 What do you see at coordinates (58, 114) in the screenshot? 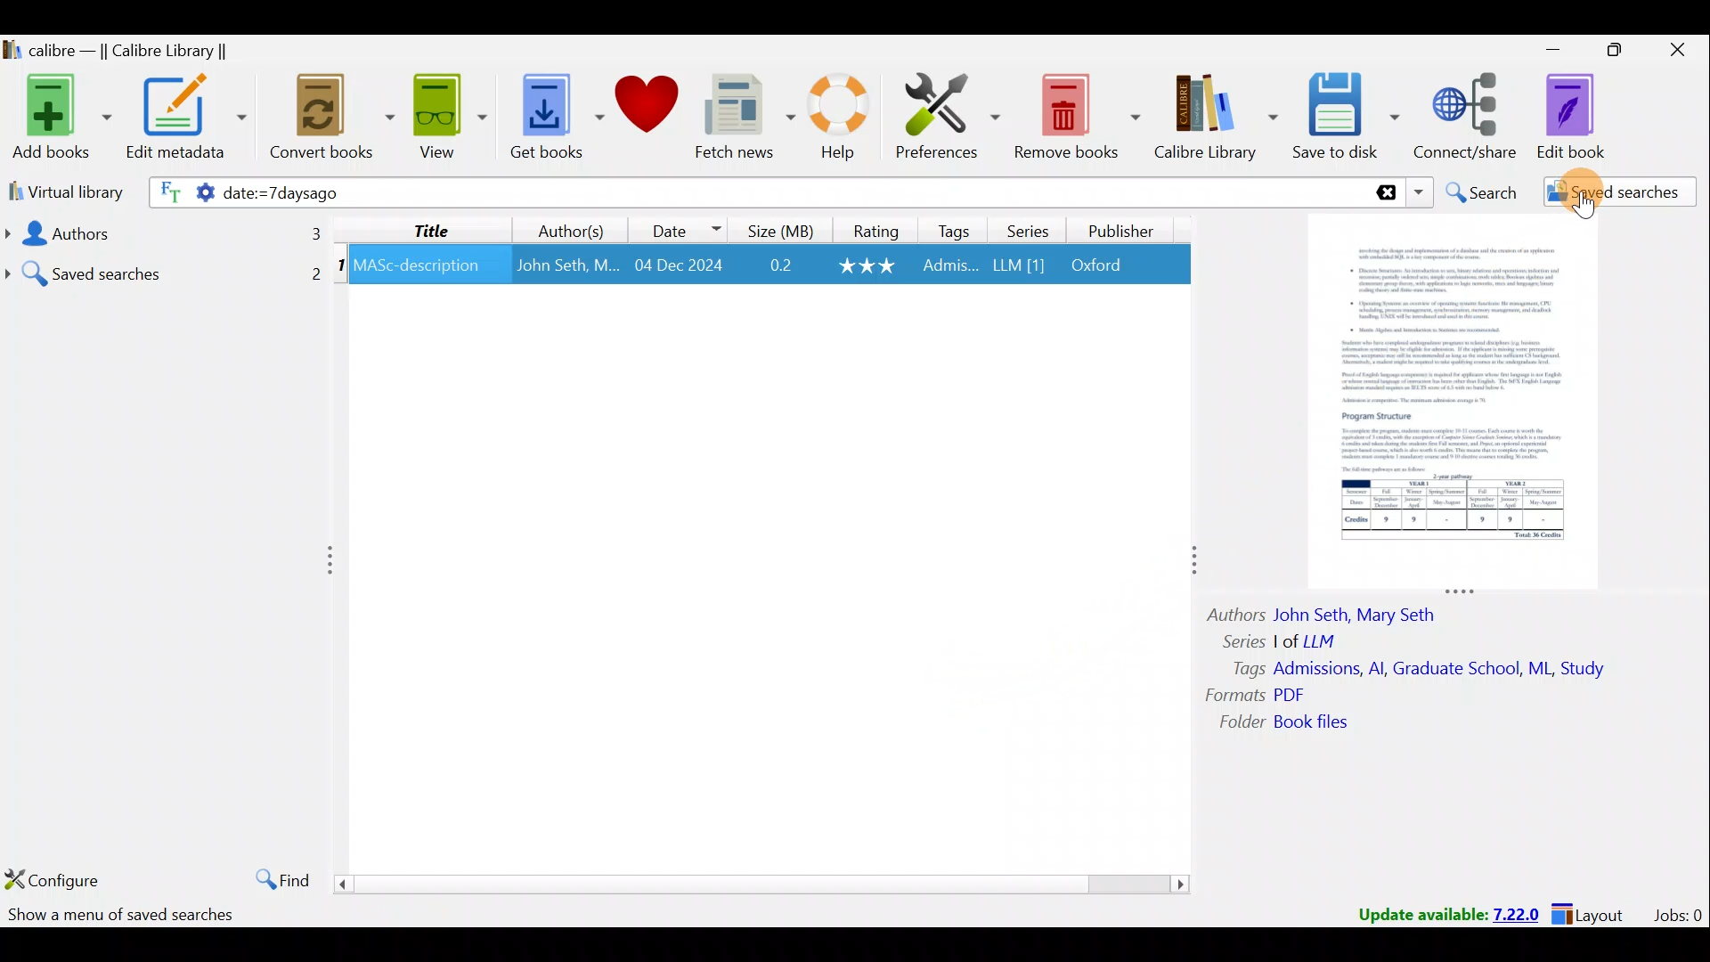
I see `Add books` at bounding box center [58, 114].